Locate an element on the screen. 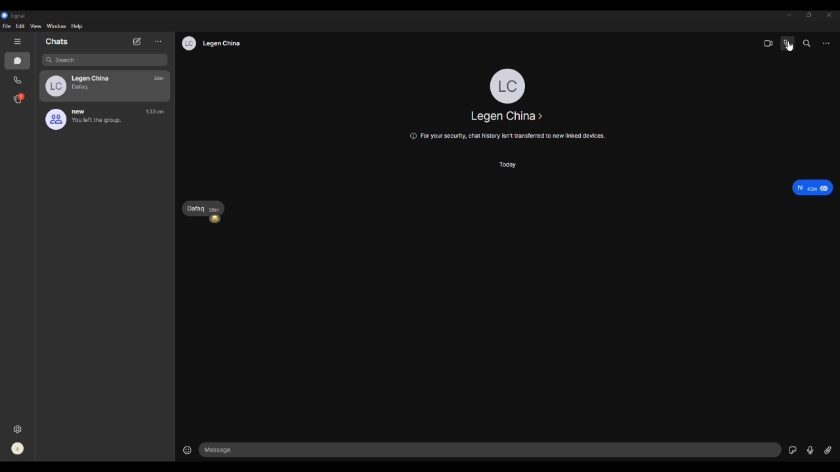 The image size is (840, 472). profile is located at coordinates (19, 450).